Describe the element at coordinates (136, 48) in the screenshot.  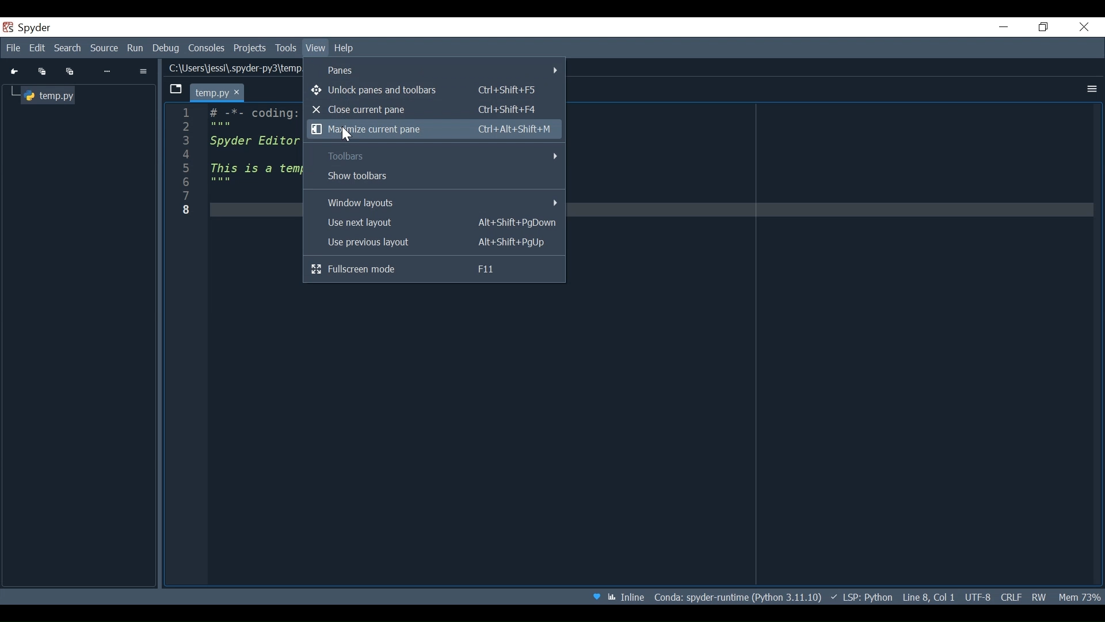
I see `Run` at that location.